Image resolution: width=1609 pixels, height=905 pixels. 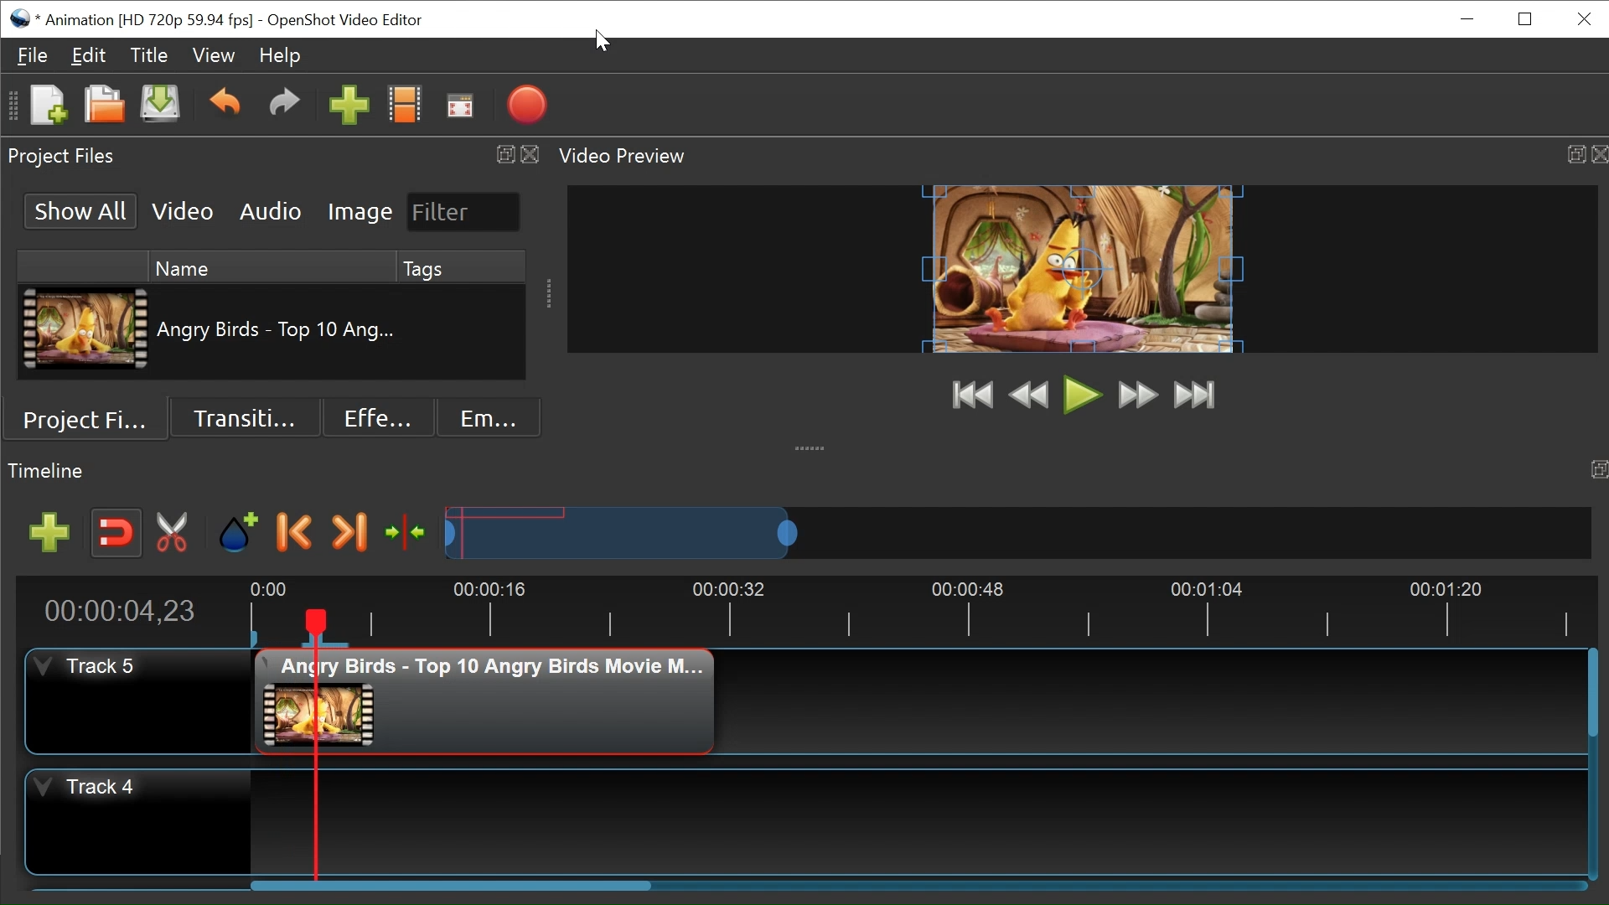 What do you see at coordinates (1080, 395) in the screenshot?
I see `Play` at bounding box center [1080, 395].